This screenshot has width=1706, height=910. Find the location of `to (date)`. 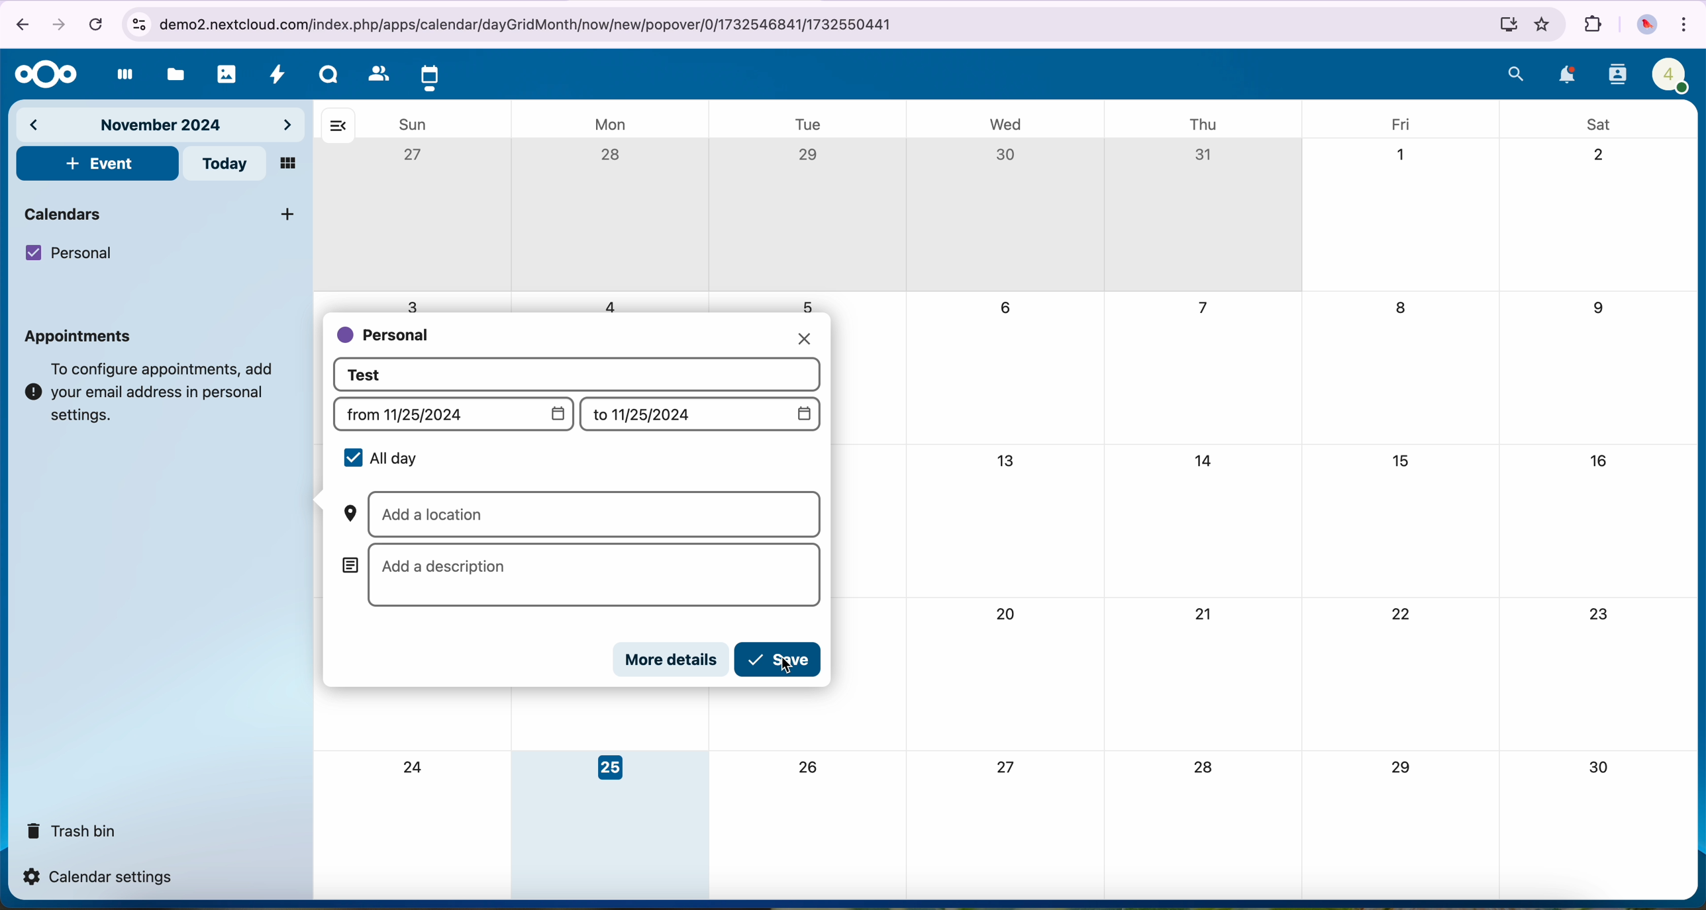

to (date) is located at coordinates (703, 415).